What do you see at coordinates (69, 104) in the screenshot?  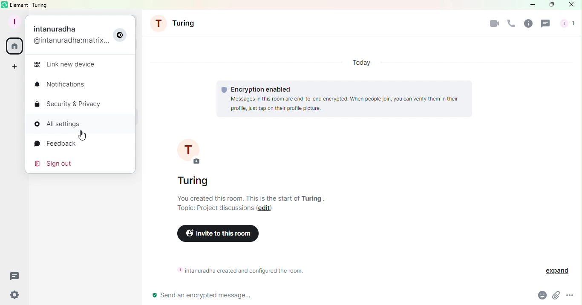 I see `Security and Privacy` at bounding box center [69, 104].